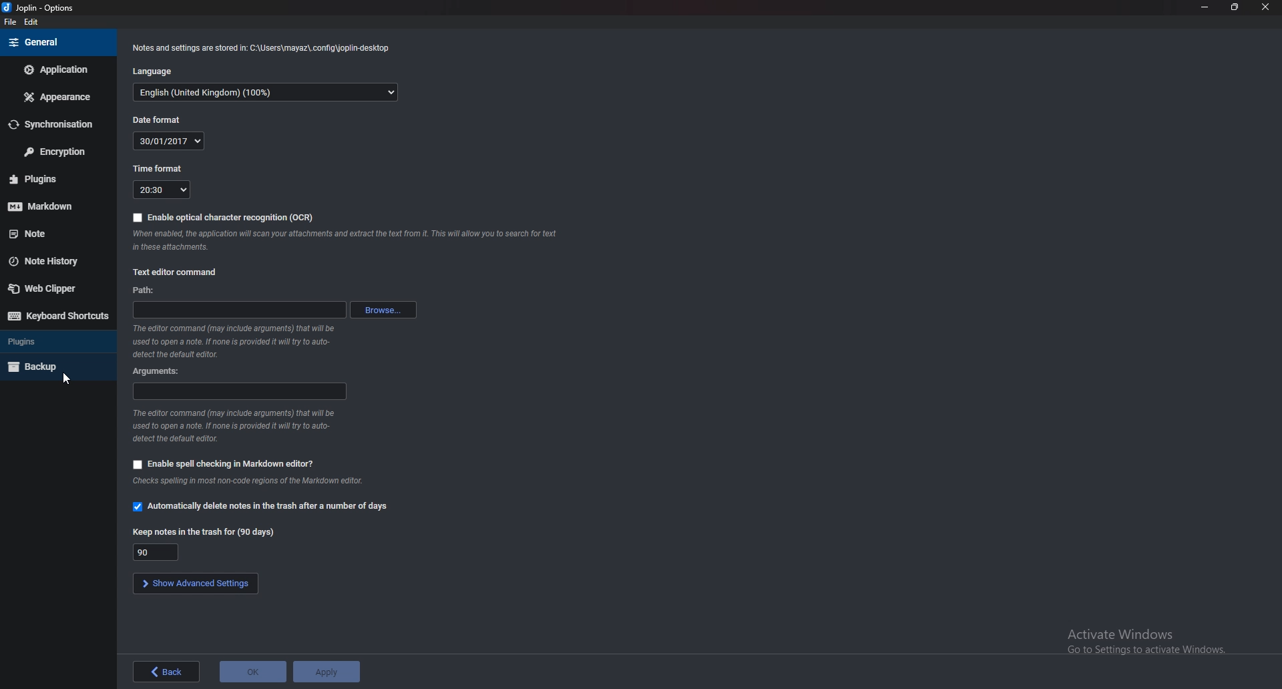  Describe the element at coordinates (236, 342) in the screenshot. I see `Info` at that location.